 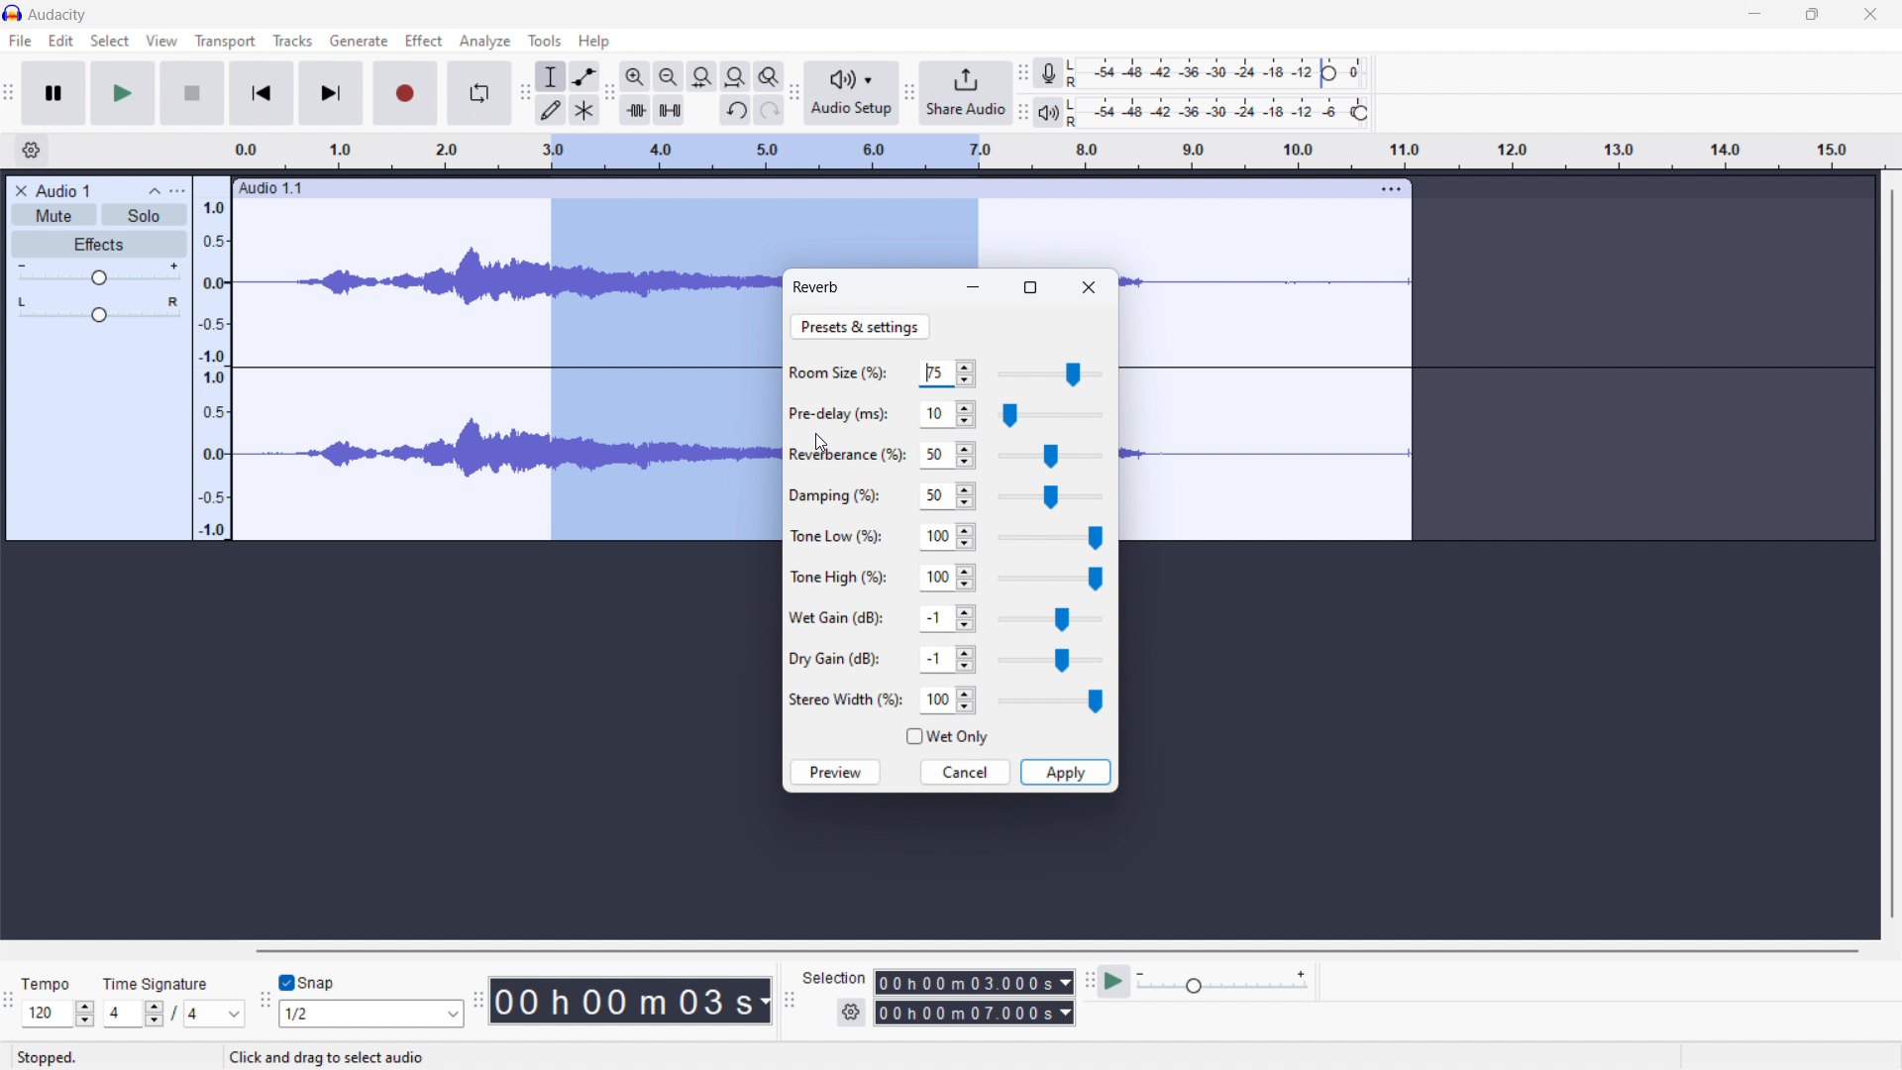 I want to click on Room Size(%);, so click(x=837, y=374).